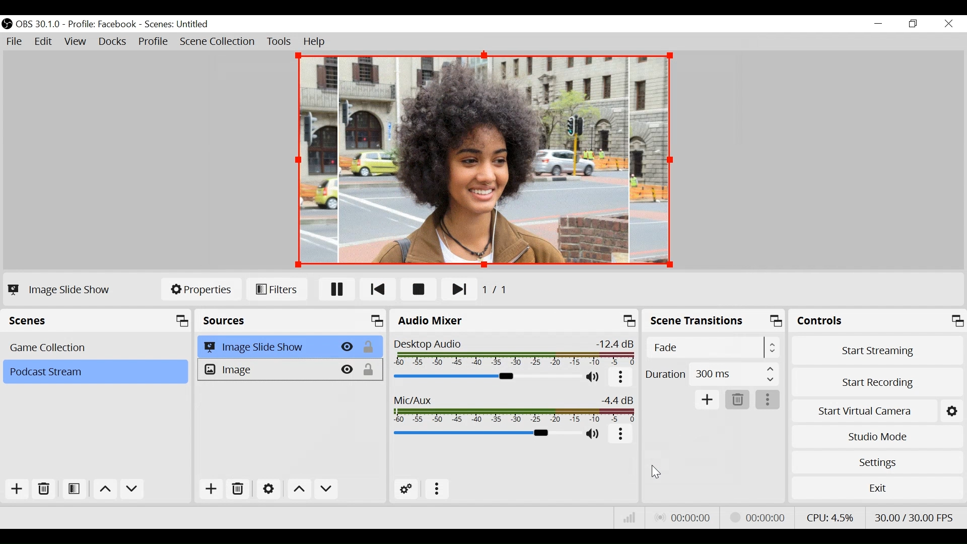 The height and width of the screenshot is (544, 967). I want to click on Select Scene Transition, so click(714, 348).